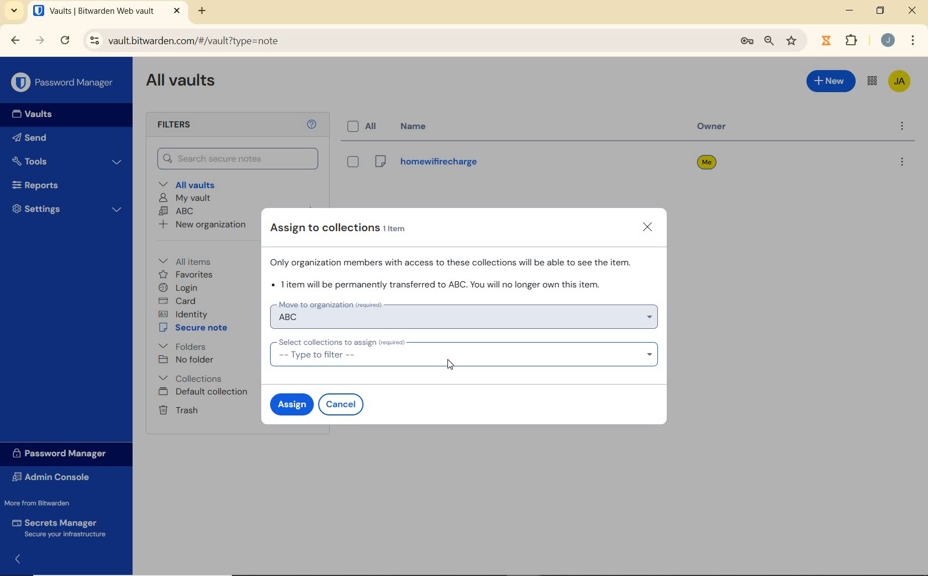 Image resolution: width=928 pixels, height=576 pixels. What do you see at coordinates (65, 454) in the screenshot?
I see `Password Manager` at bounding box center [65, 454].